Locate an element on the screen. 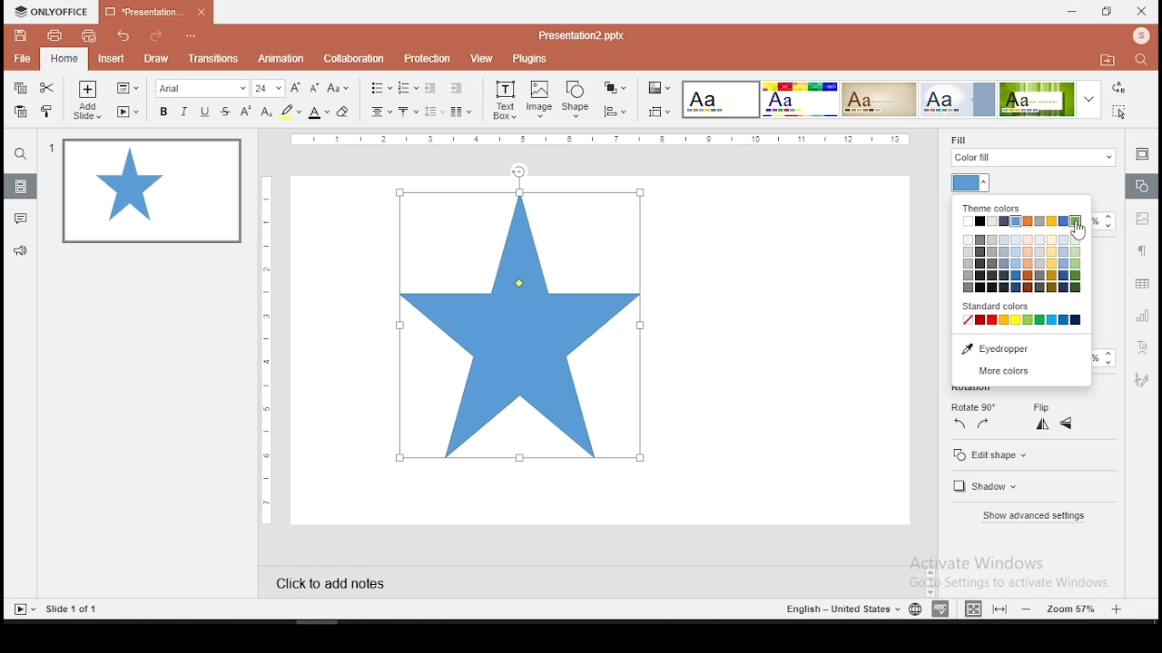  slide 1 of 1 is located at coordinates (74, 609).